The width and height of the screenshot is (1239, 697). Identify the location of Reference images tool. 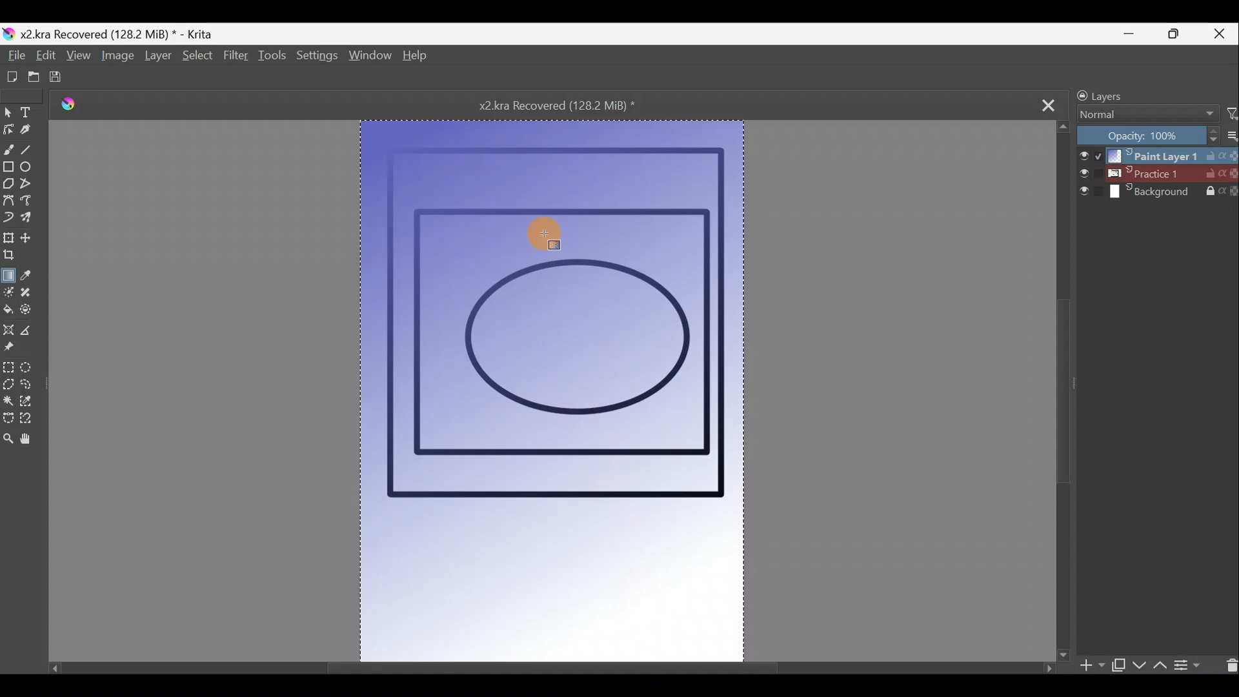
(9, 352).